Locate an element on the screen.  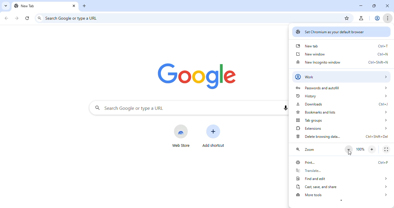
search icon is located at coordinates (95, 108).